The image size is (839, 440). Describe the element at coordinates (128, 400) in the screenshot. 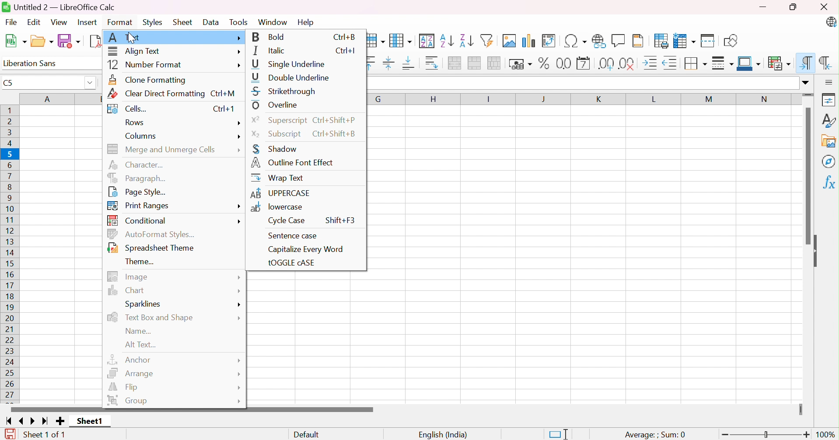

I see `Group` at that location.